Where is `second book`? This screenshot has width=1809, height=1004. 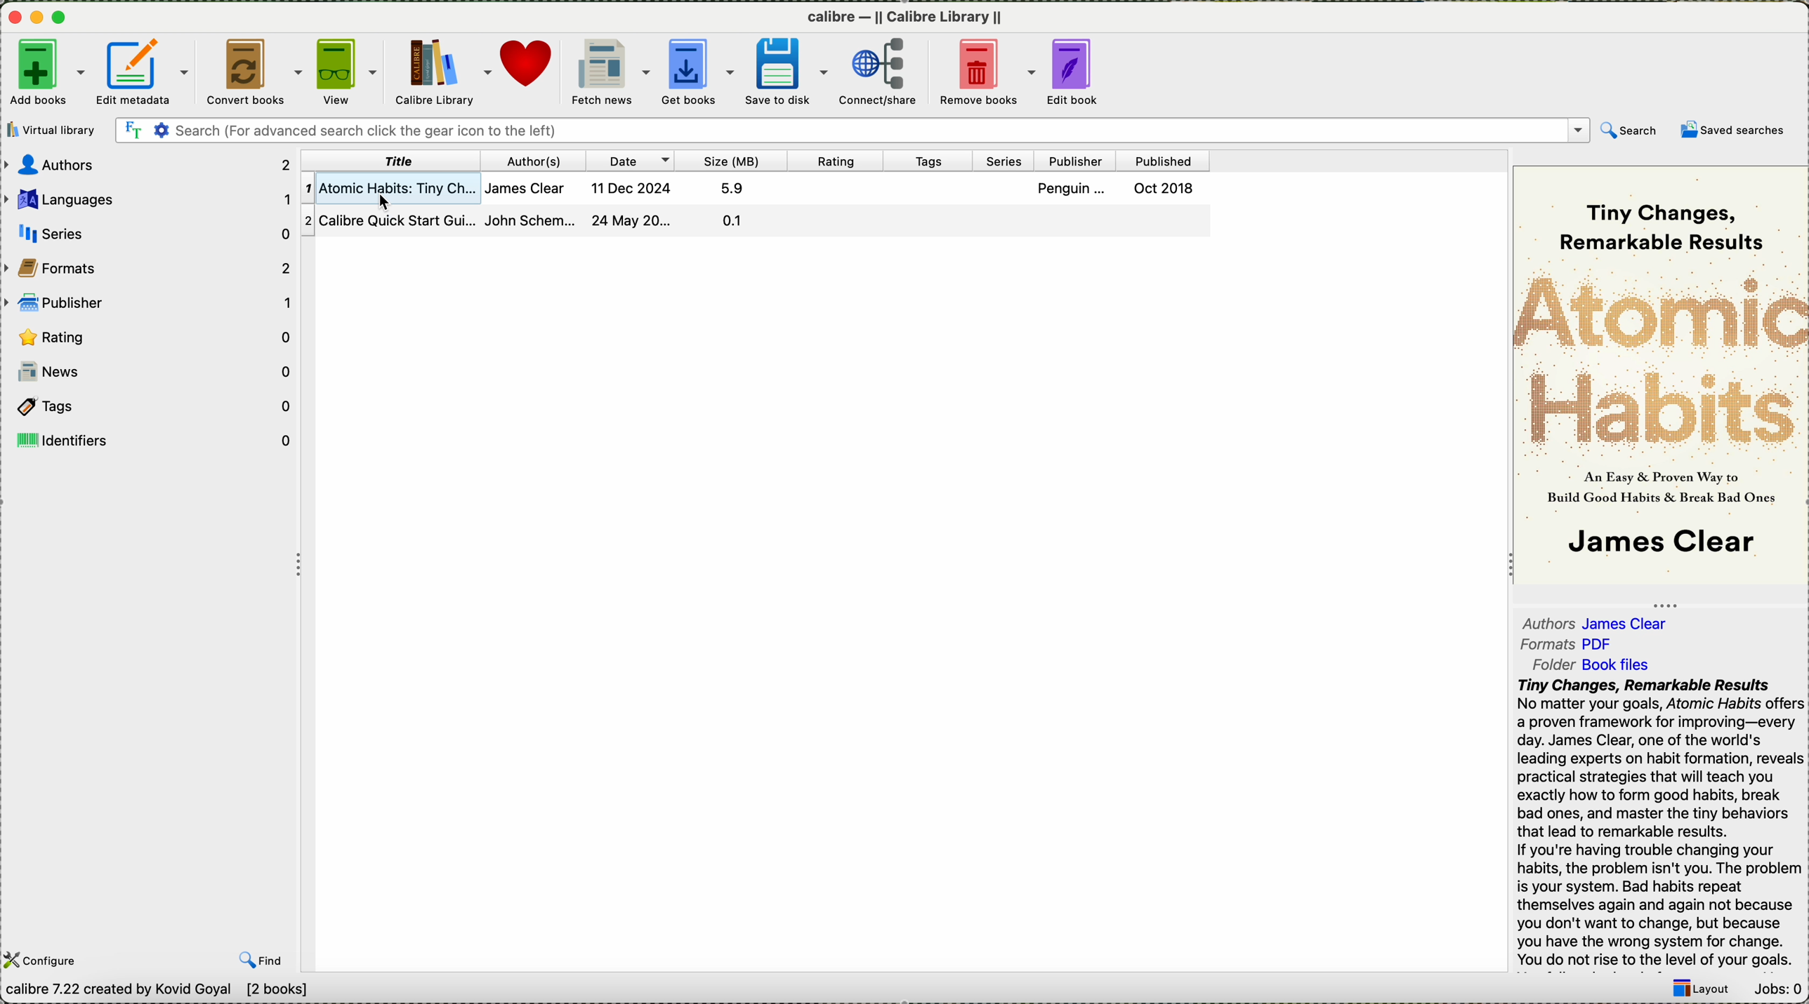
second book is located at coordinates (754, 221).